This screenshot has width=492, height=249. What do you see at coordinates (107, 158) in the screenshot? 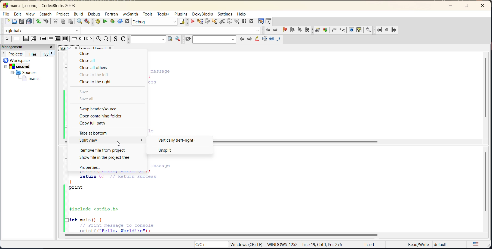
I see `show file in the project tree` at bounding box center [107, 158].